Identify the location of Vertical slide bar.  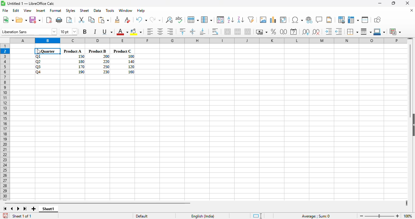
(410, 78).